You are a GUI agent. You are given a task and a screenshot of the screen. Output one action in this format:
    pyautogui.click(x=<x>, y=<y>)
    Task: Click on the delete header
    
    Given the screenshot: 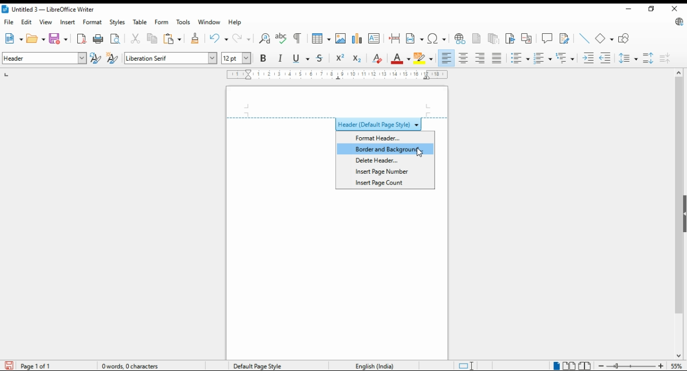 What is the action you would take?
    pyautogui.click(x=384, y=160)
    